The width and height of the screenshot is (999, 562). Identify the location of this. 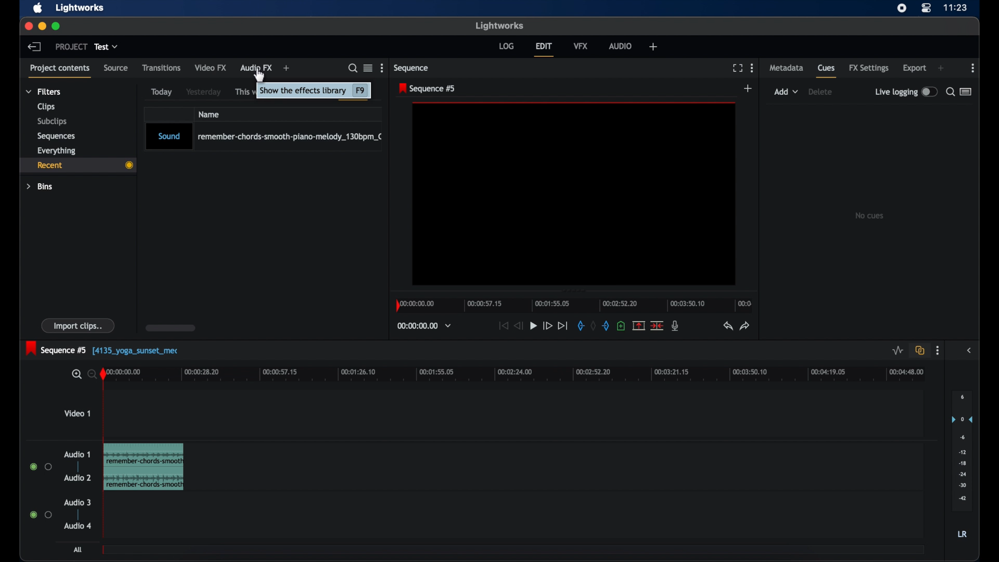
(241, 93).